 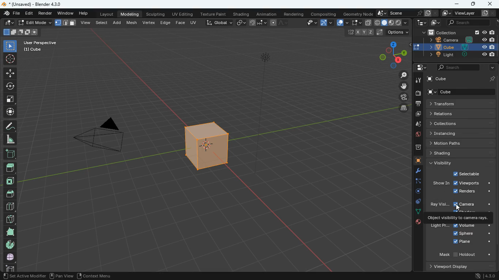 What do you see at coordinates (415, 182) in the screenshot?
I see `edge` at bounding box center [415, 182].